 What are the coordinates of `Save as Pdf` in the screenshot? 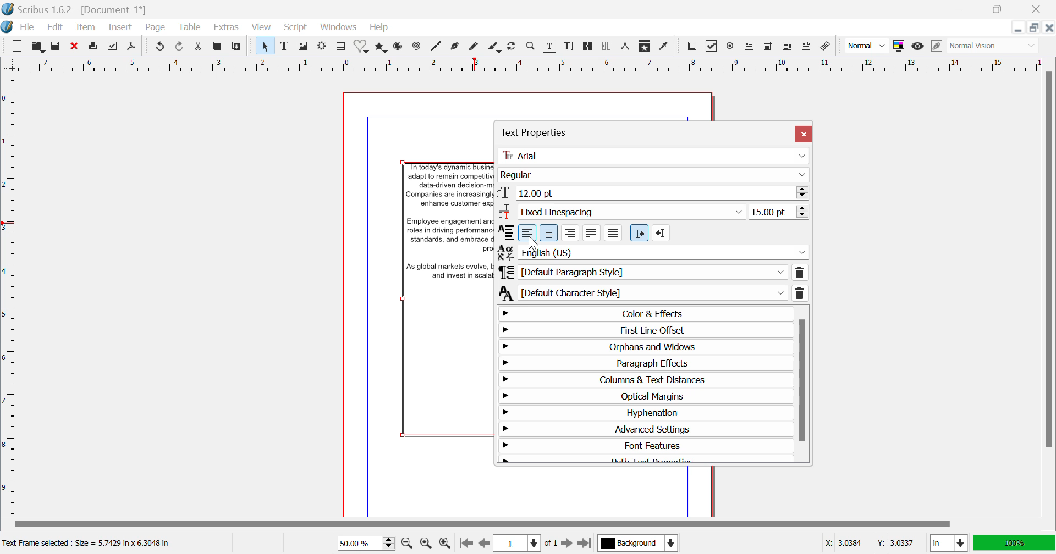 It's located at (132, 47).